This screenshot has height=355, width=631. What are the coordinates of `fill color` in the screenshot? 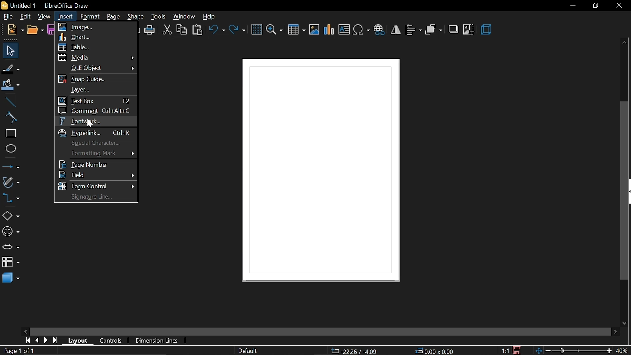 It's located at (10, 85).